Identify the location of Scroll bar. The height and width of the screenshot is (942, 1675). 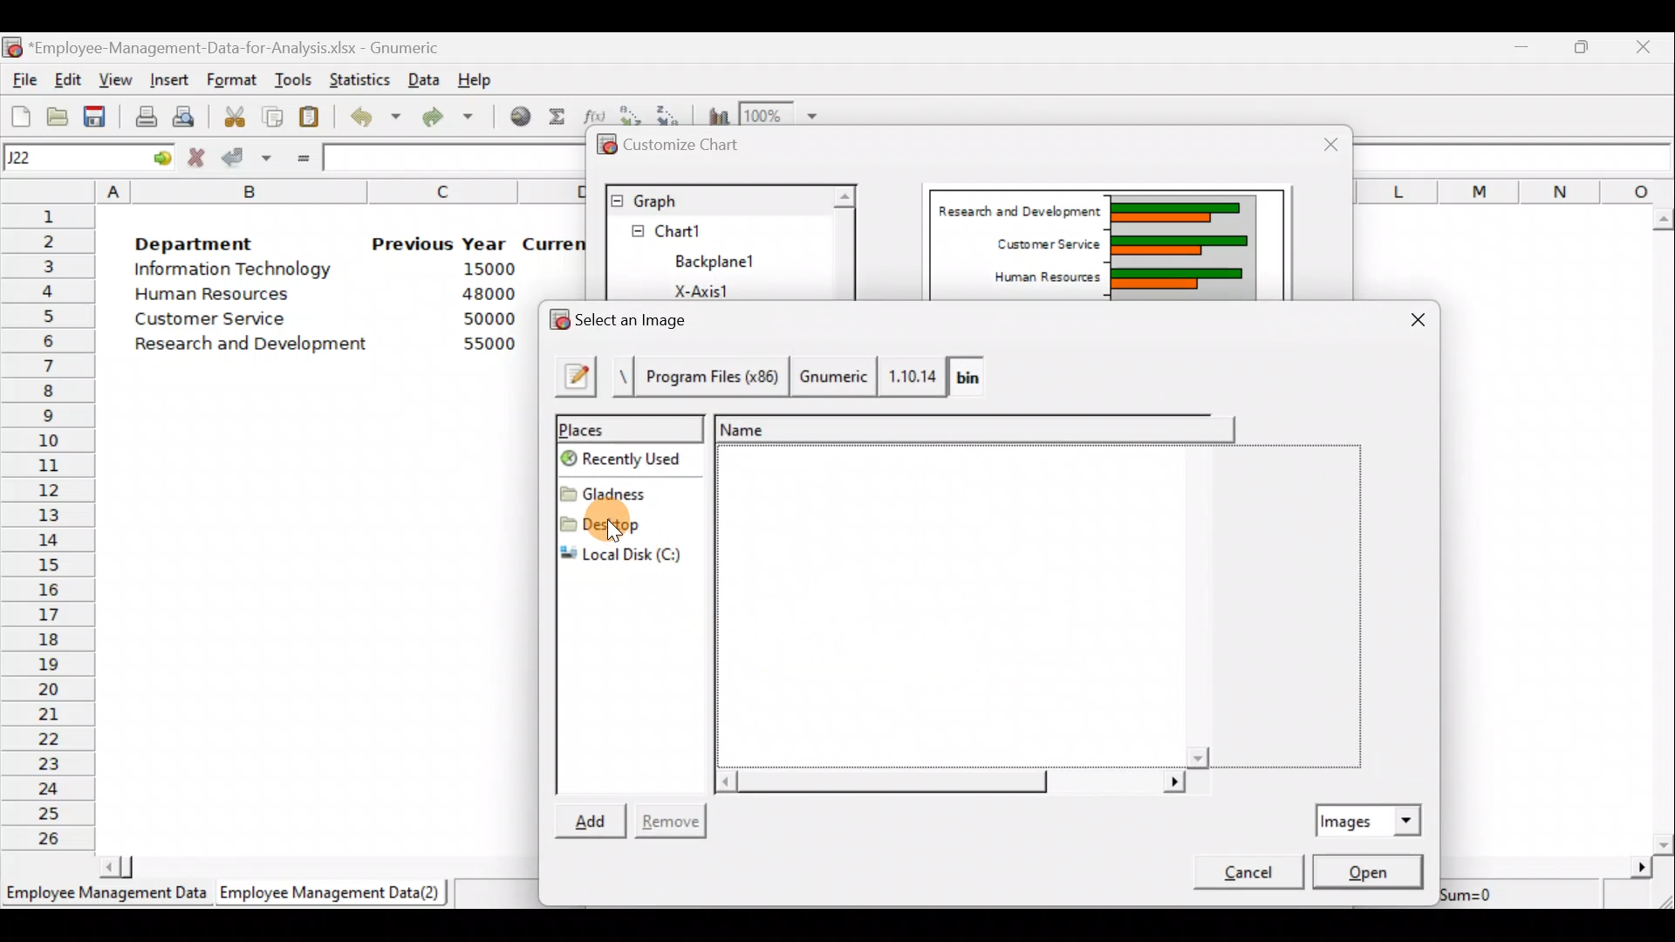
(946, 780).